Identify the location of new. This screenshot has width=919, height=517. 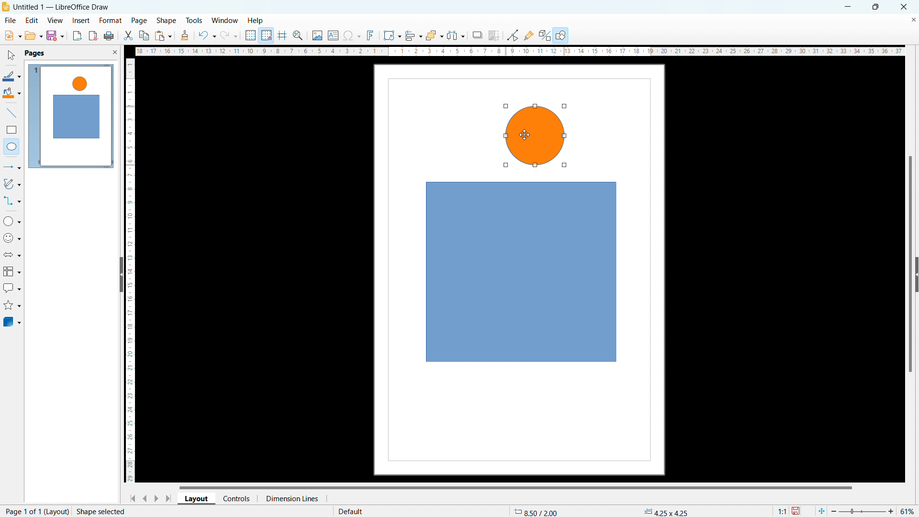
(12, 35).